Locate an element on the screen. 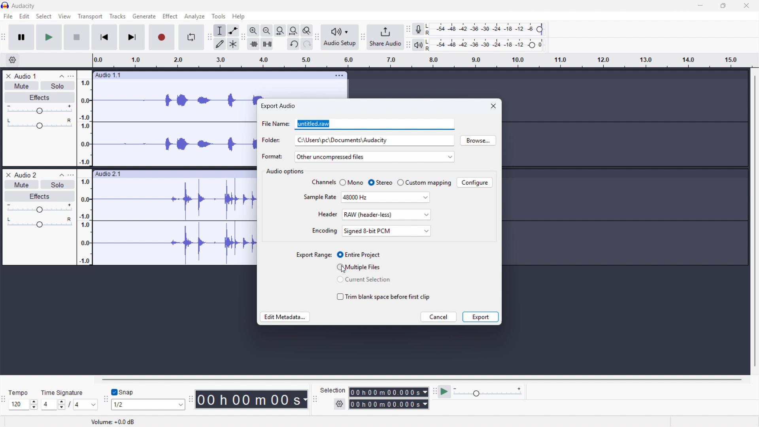 The image size is (759, 427). Time toolbar is located at coordinates (192, 400).